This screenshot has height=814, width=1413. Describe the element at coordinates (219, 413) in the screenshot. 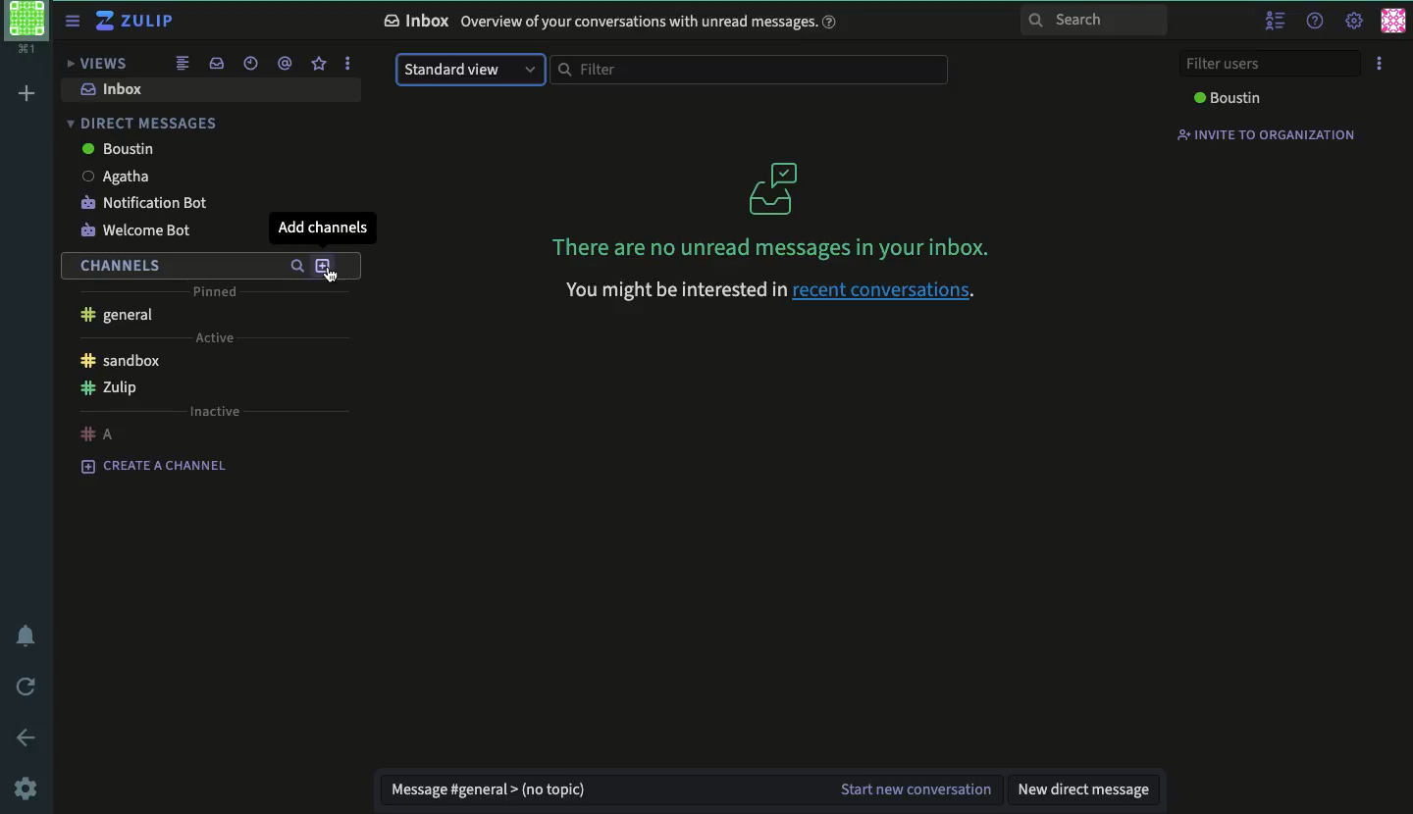

I see `inactive` at that location.